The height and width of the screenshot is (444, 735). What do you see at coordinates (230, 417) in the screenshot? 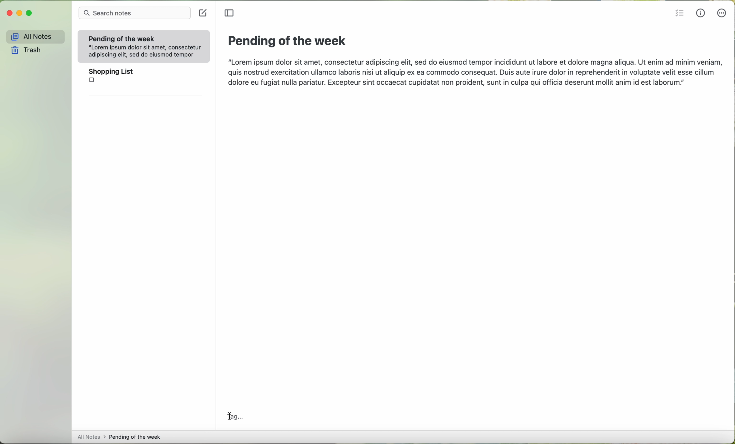
I see `cursor` at bounding box center [230, 417].